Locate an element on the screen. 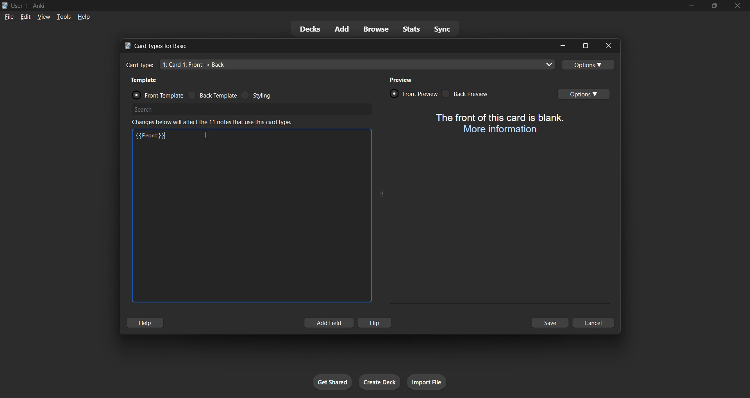 The height and width of the screenshot is (398, 750). front template is located at coordinates (154, 93).